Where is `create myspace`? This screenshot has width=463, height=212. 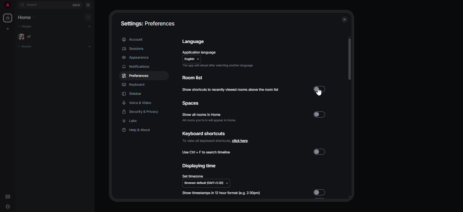 create myspace is located at coordinates (8, 29).